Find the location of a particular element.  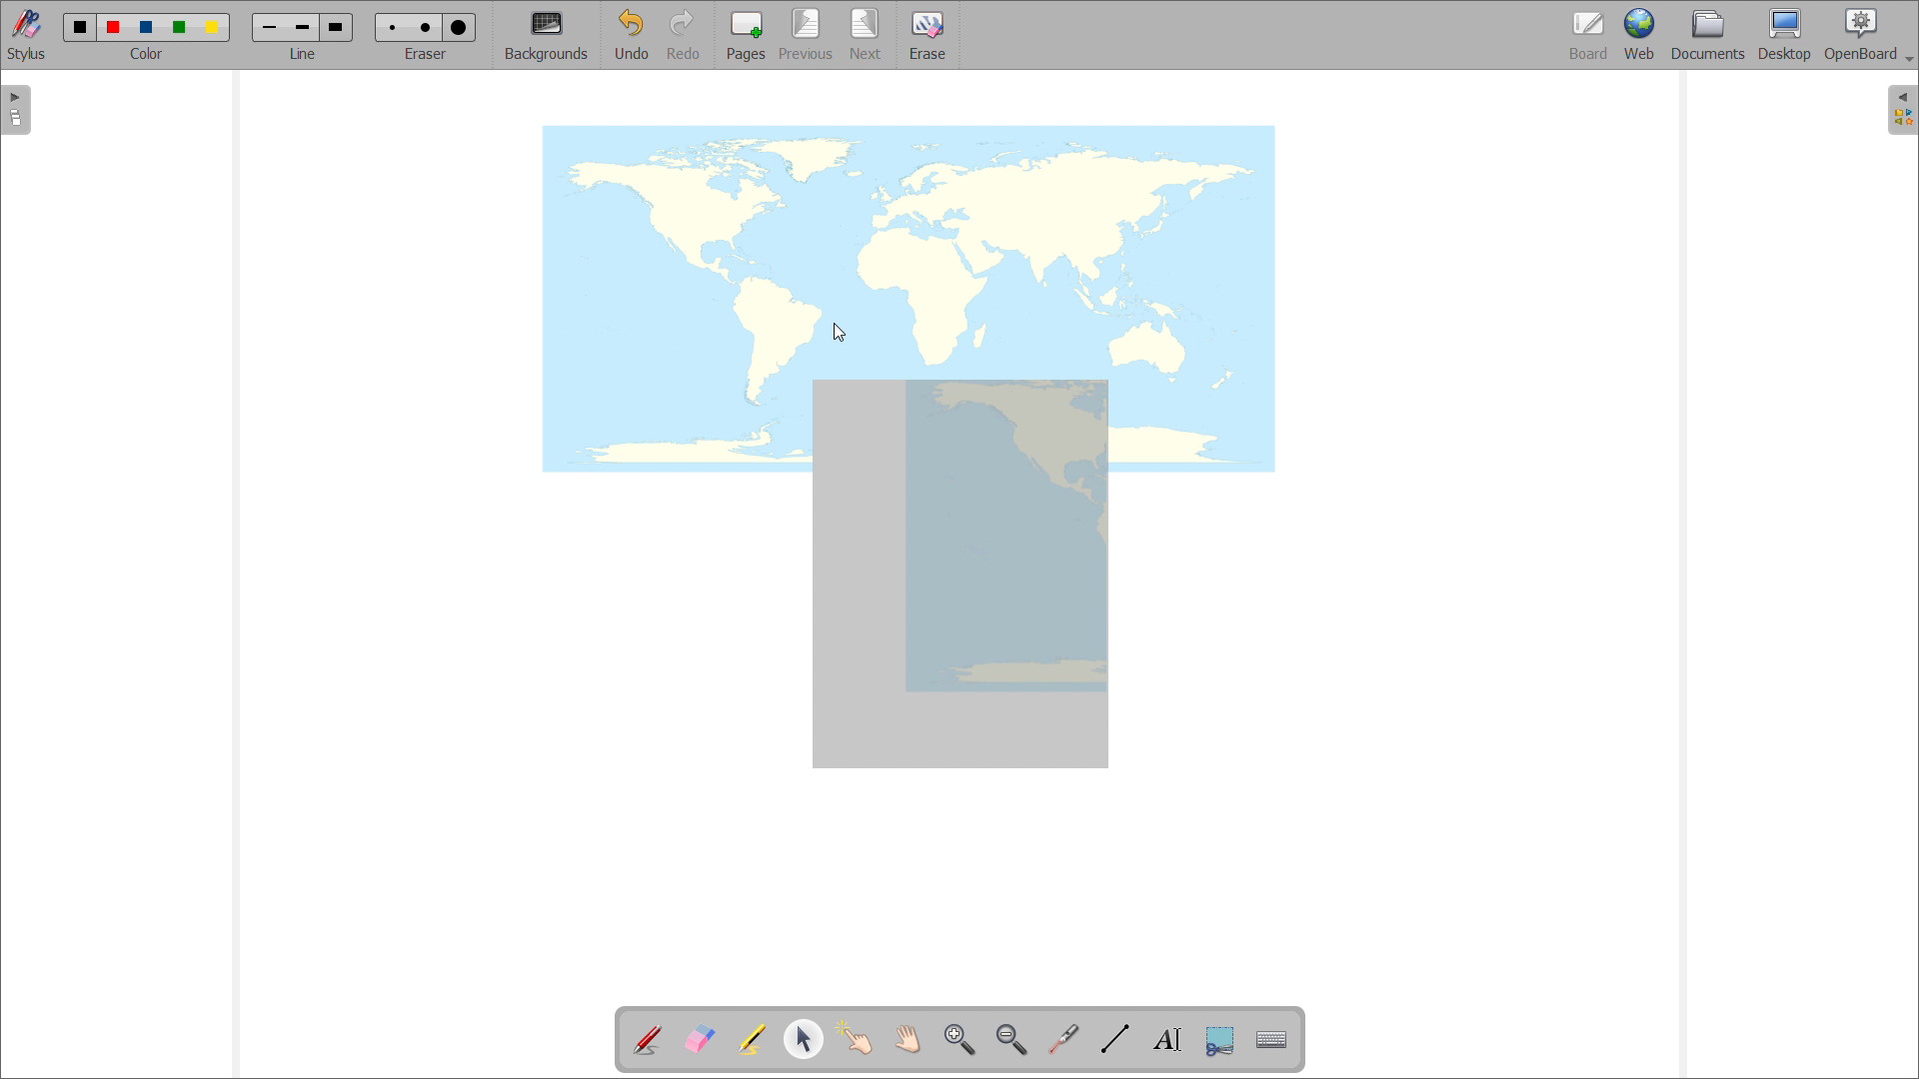

add annotation is located at coordinates (646, 1037).